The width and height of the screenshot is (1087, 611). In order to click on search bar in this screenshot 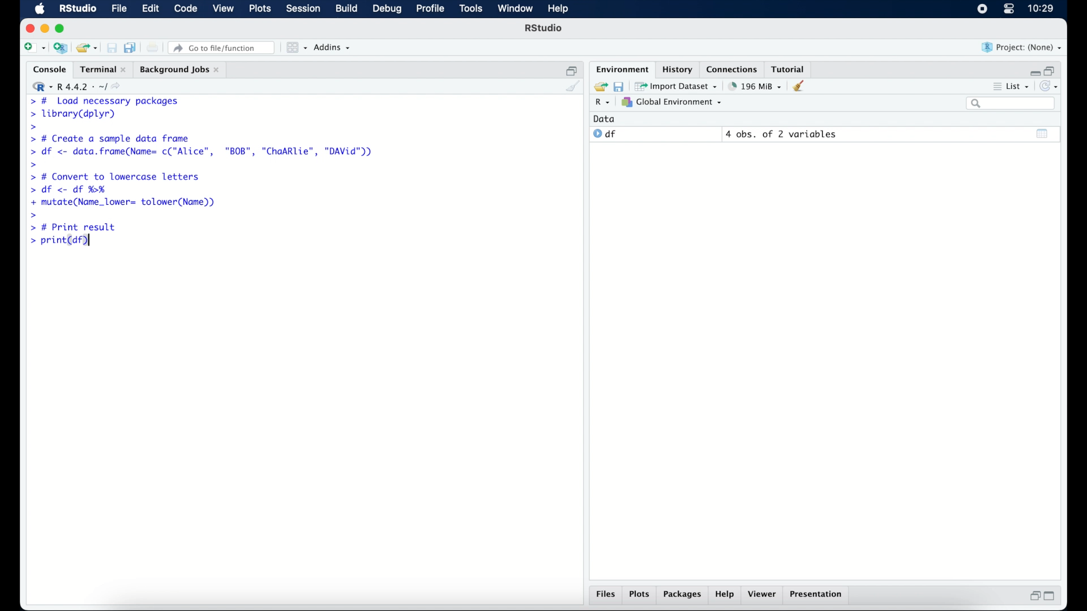, I will do `click(1010, 104)`.